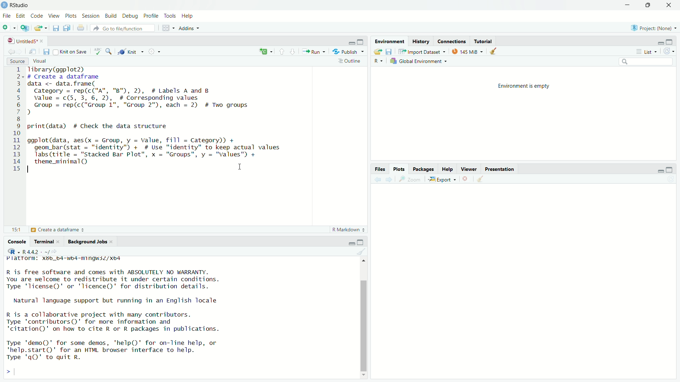 The width and height of the screenshot is (680, 382). Describe the element at coordinates (7, 16) in the screenshot. I see `File` at that location.